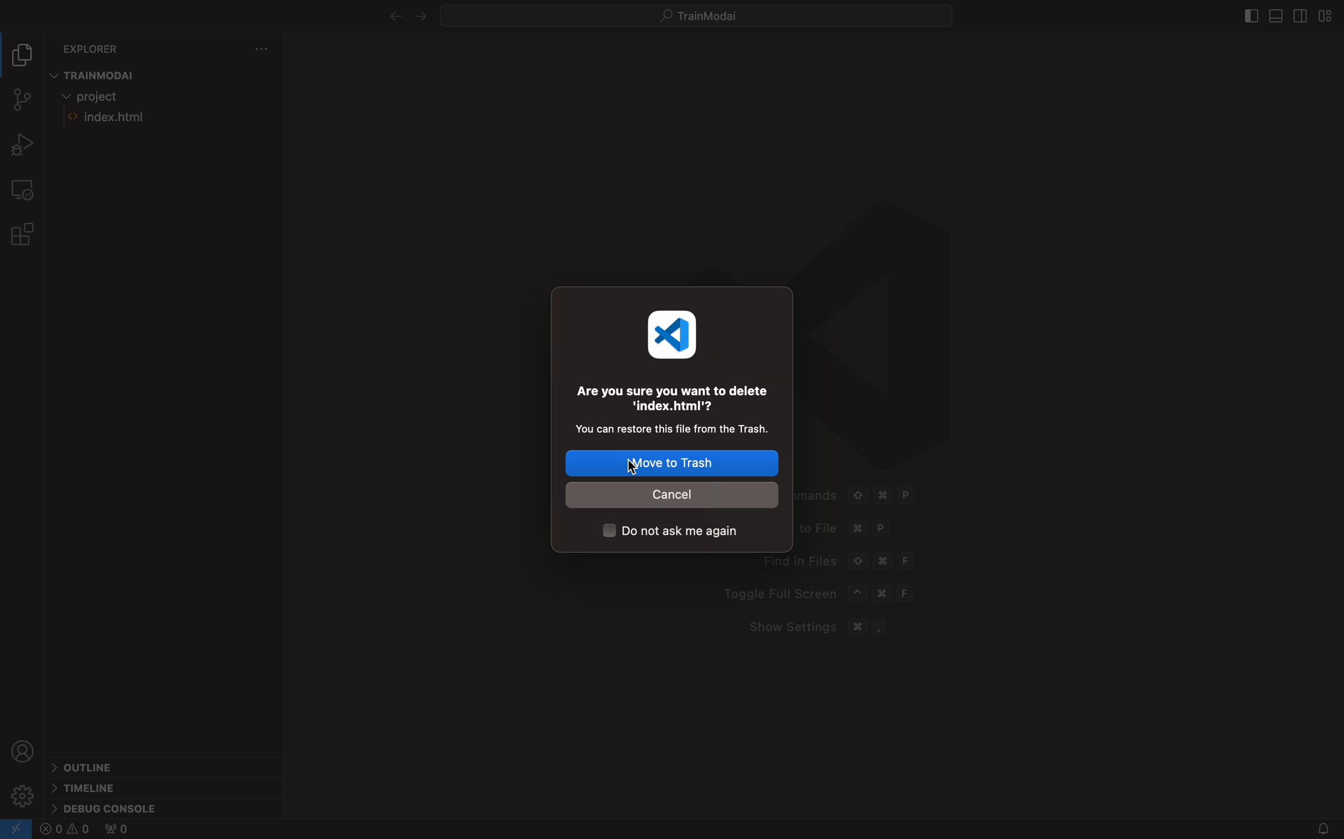 The image size is (1344, 839). Describe the element at coordinates (821, 592) in the screenshot. I see `Toggle` at that location.